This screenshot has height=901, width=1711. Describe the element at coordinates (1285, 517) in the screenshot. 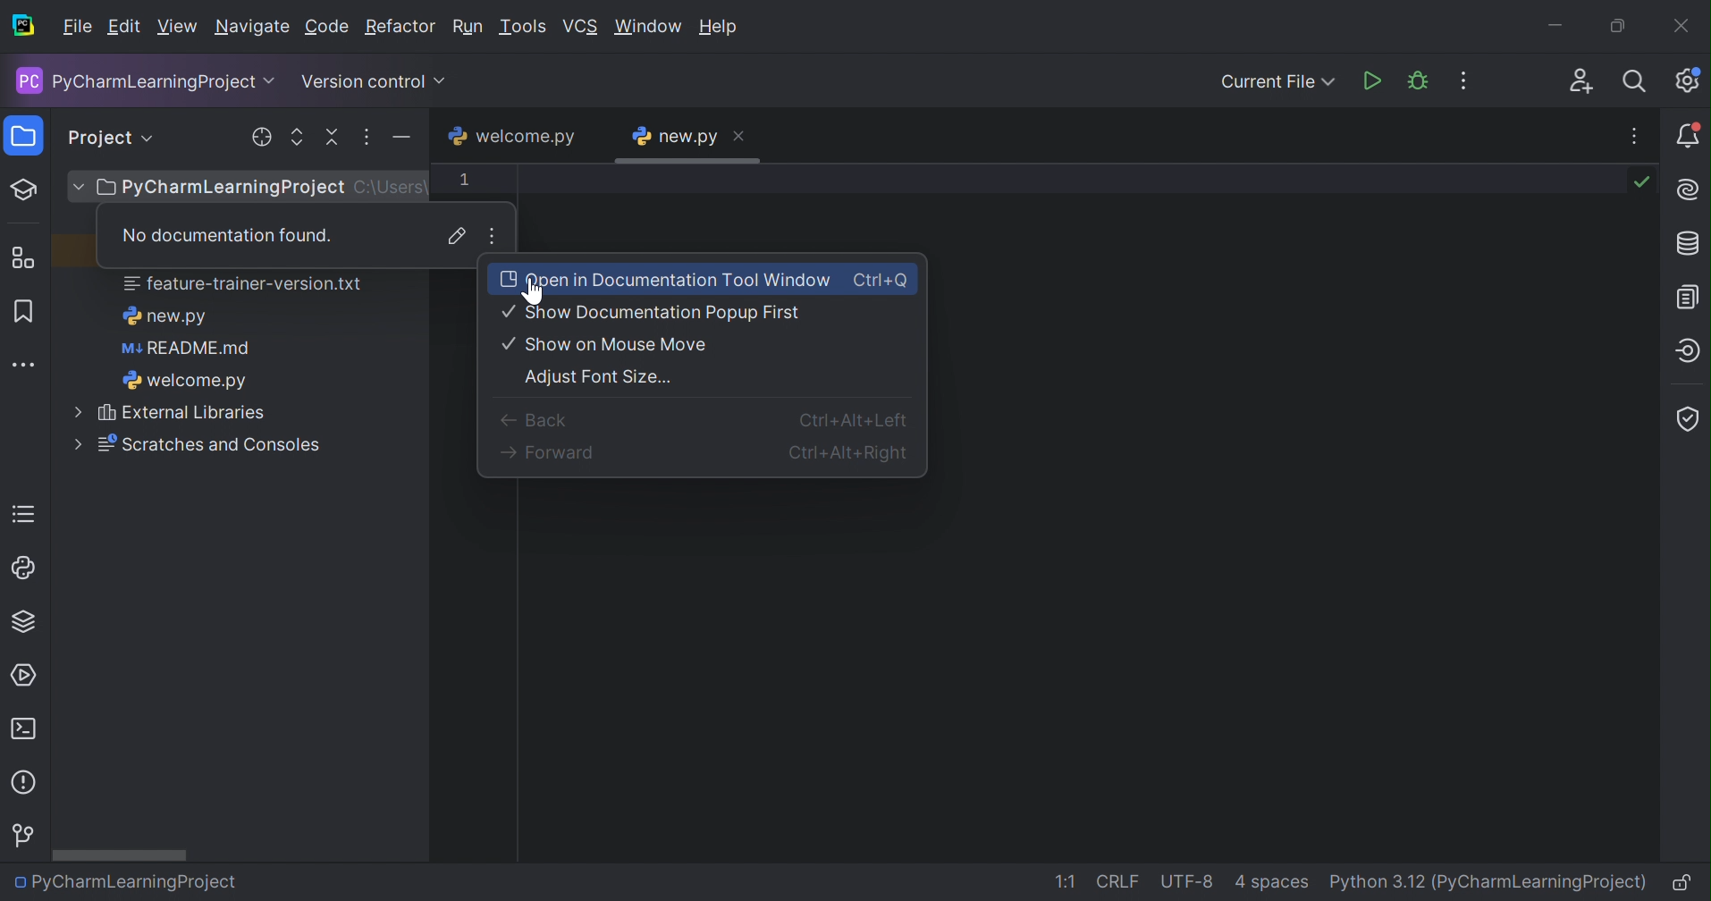

I see `work space` at that location.